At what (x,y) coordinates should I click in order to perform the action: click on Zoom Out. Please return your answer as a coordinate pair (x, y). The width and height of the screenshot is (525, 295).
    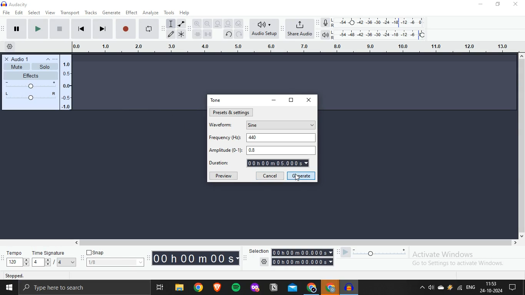
    Looking at the image, I should click on (207, 24).